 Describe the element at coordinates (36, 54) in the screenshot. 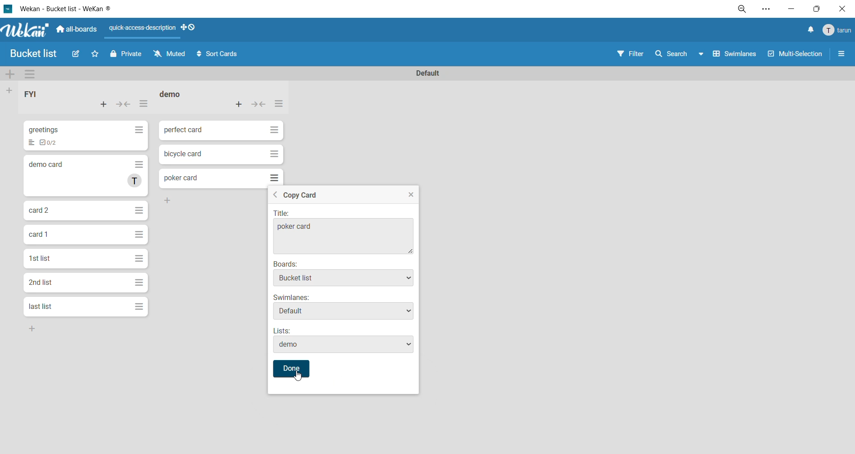

I see `Bucket list` at that location.